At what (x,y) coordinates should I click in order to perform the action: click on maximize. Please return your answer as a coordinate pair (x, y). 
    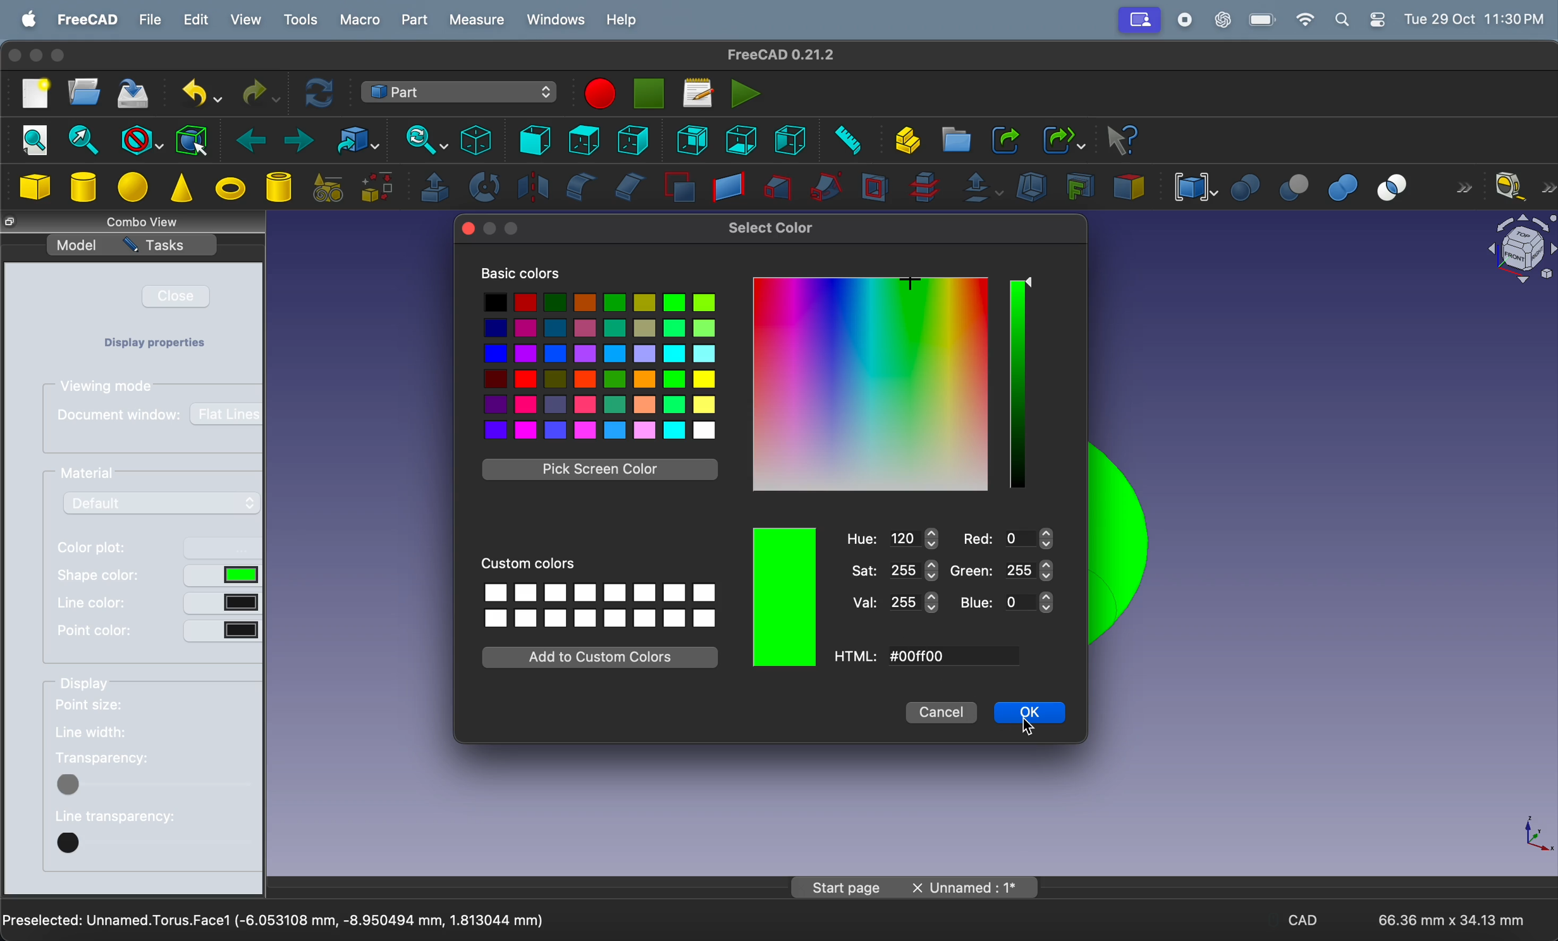
    Looking at the image, I should click on (58, 56).